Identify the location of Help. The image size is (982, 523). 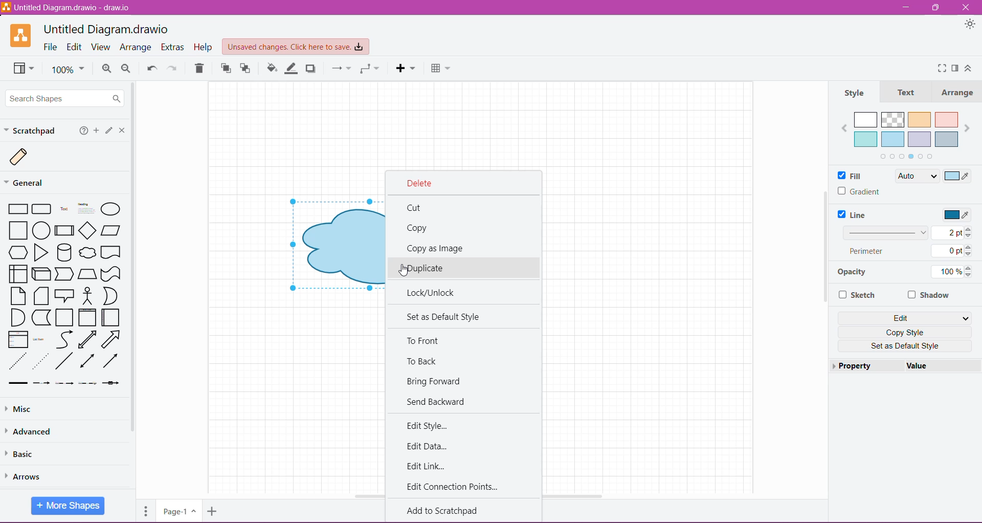
(204, 48).